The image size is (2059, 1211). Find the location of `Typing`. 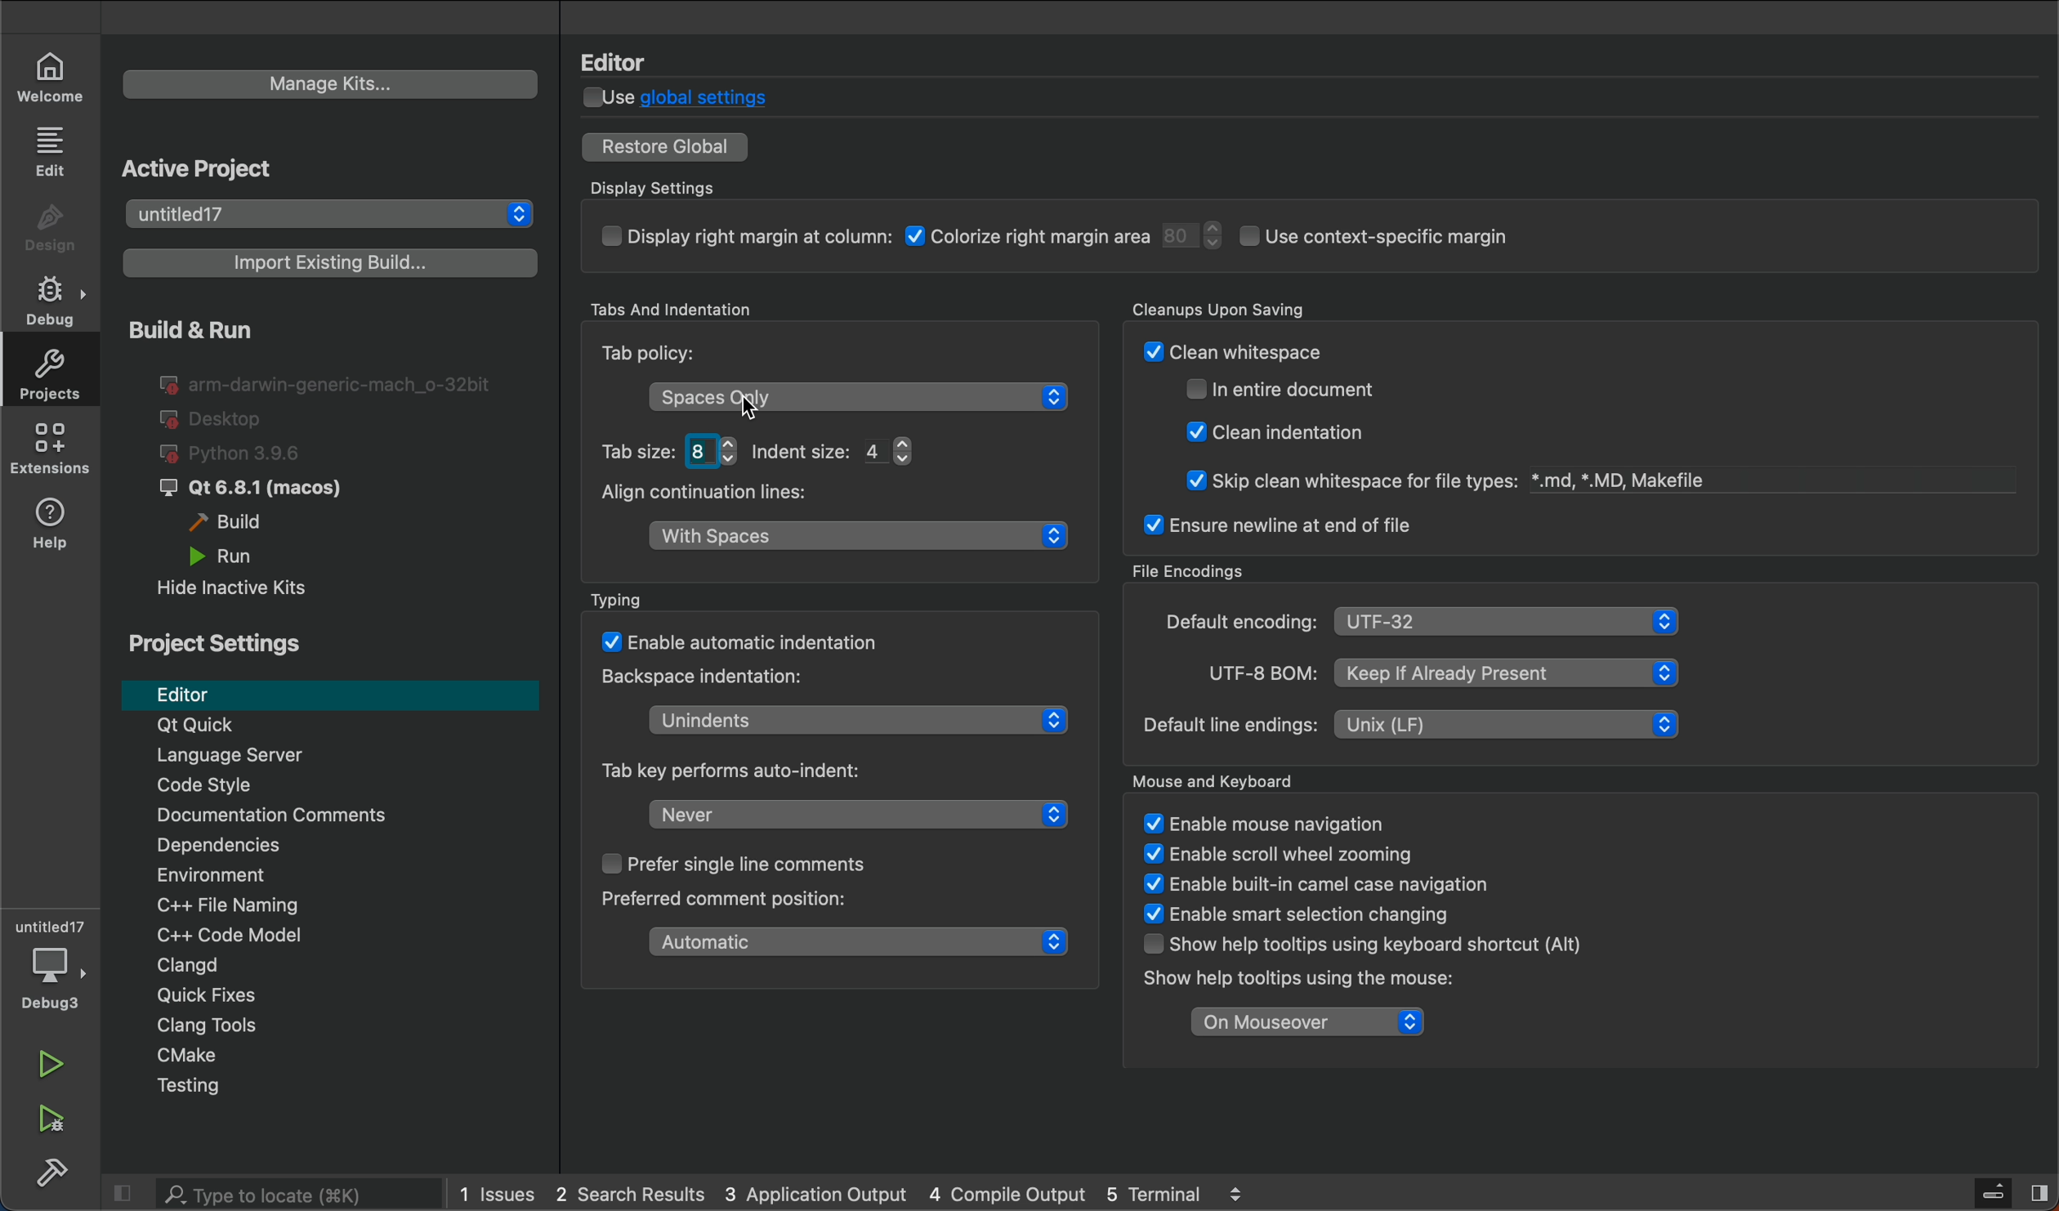

Typing is located at coordinates (629, 600).